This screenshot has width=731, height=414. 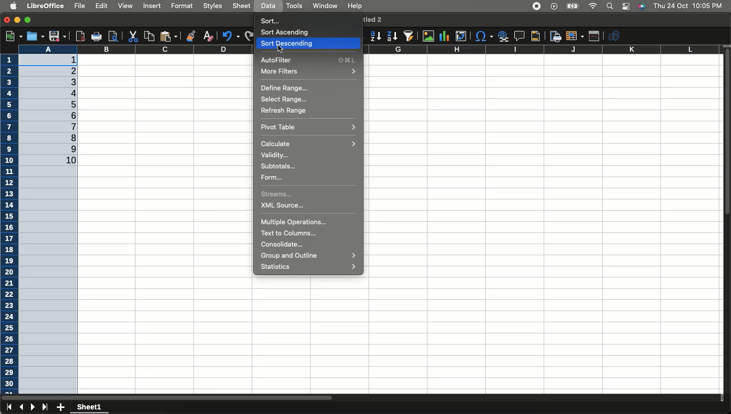 I want to click on Previous sheet, so click(x=21, y=408).